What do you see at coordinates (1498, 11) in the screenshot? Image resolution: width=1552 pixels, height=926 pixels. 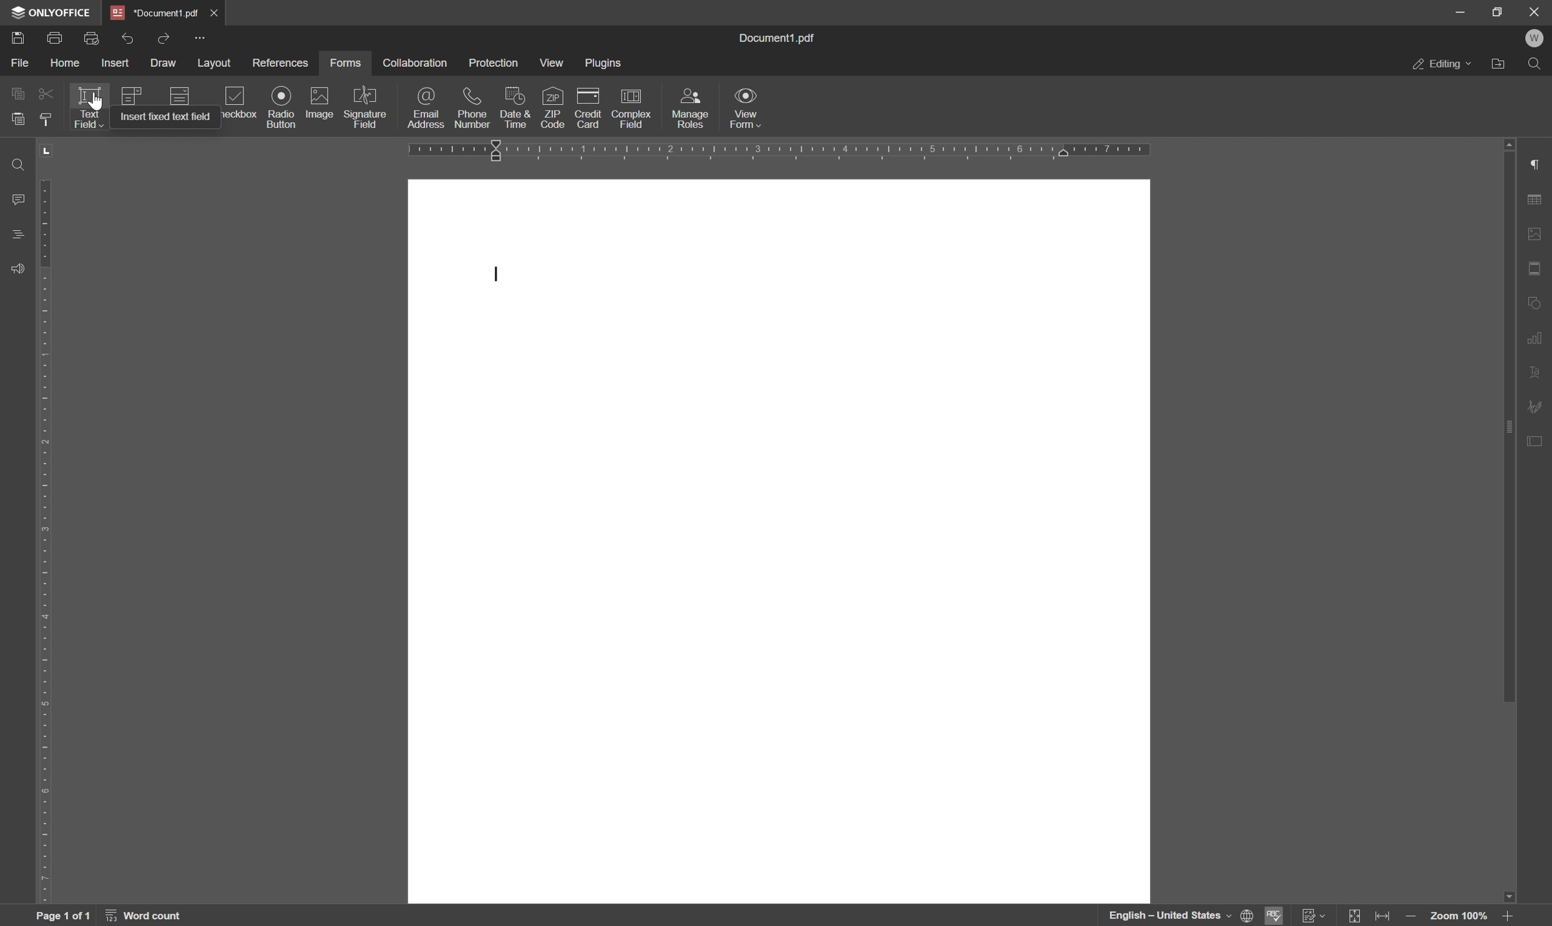 I see `restore down` at bounding box center [1498, 11].